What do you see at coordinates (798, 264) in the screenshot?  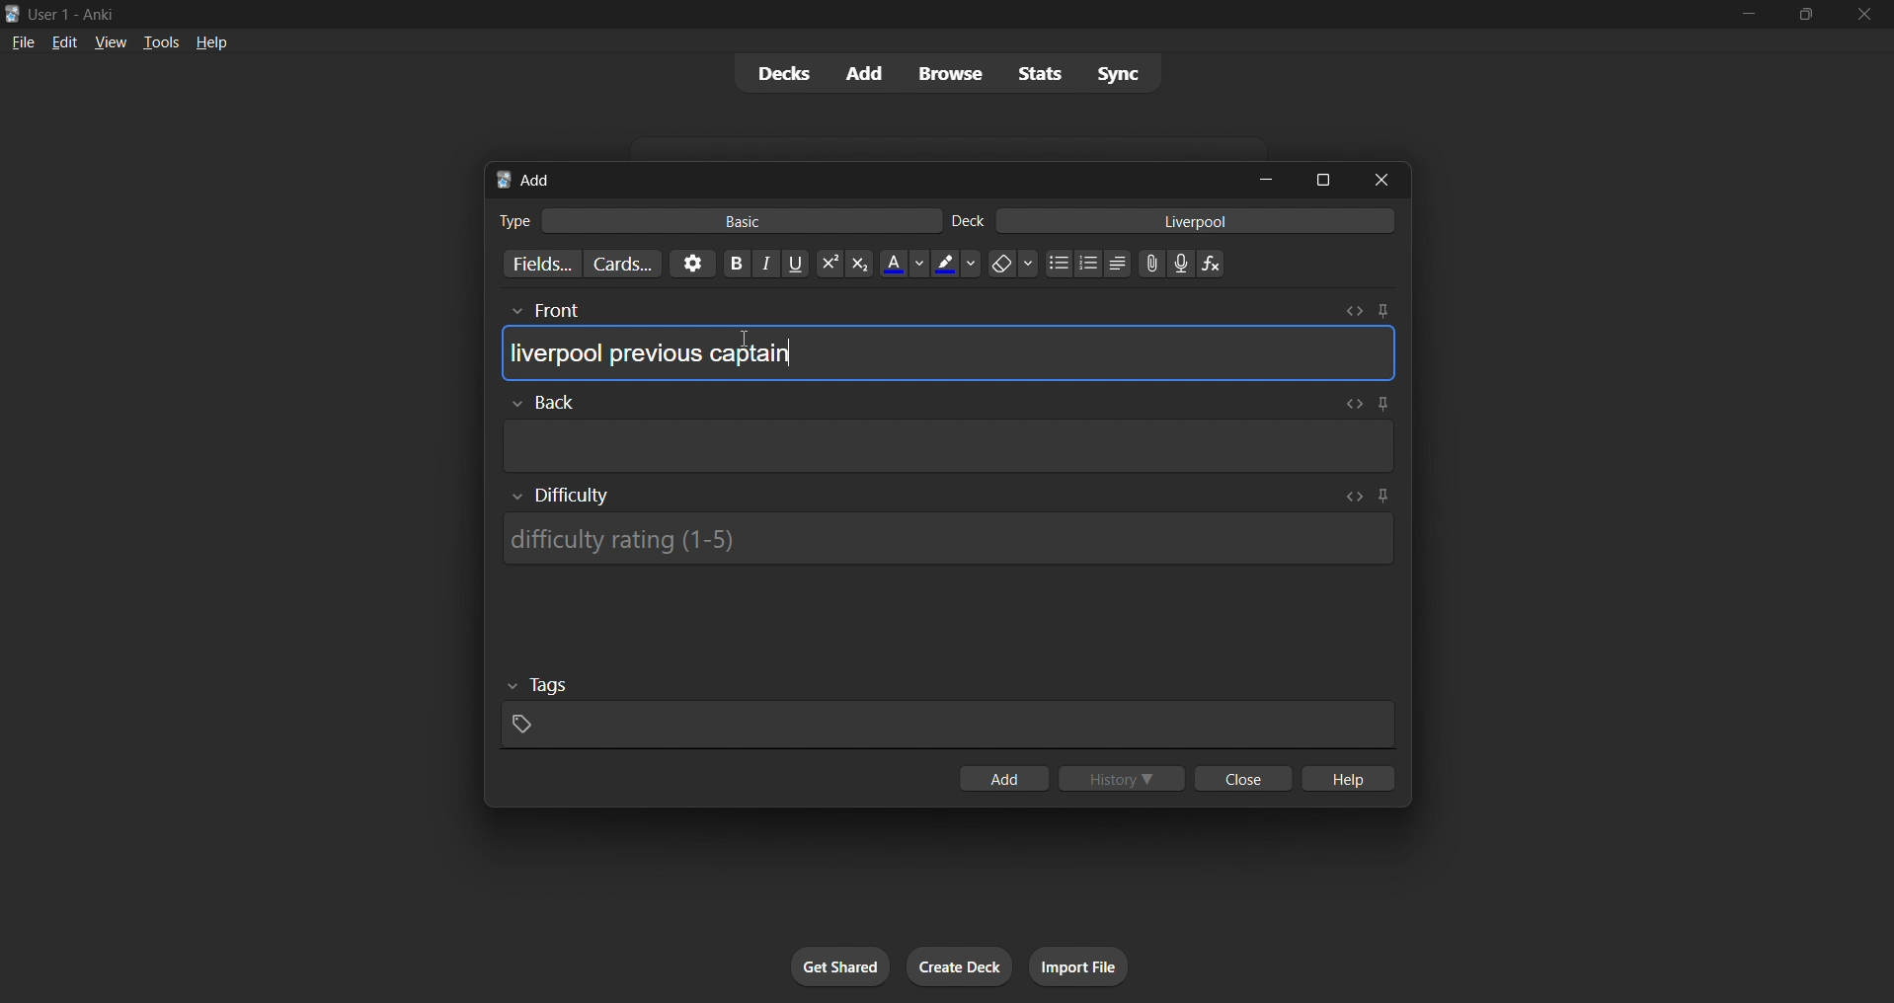 I see `underline` at bounding box center [798, 264].